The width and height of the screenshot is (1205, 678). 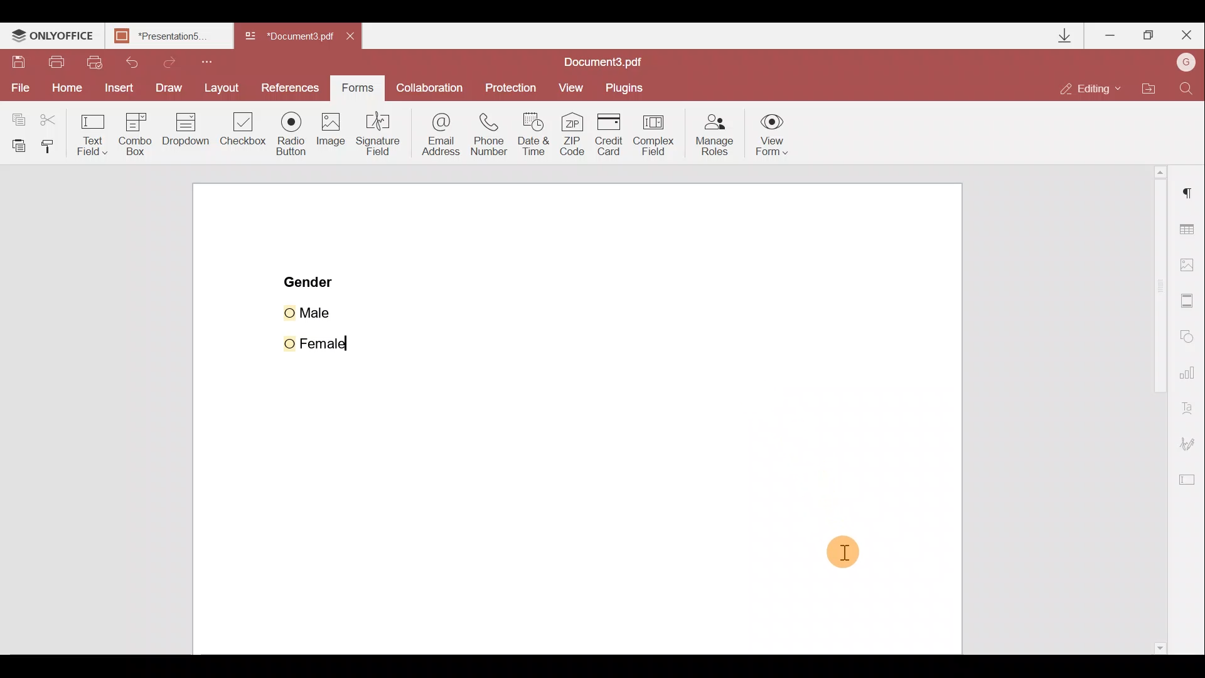 What do you see at coordinates (577, 86) in the screenshot?
I see `View` at bounding box center [577, 86].